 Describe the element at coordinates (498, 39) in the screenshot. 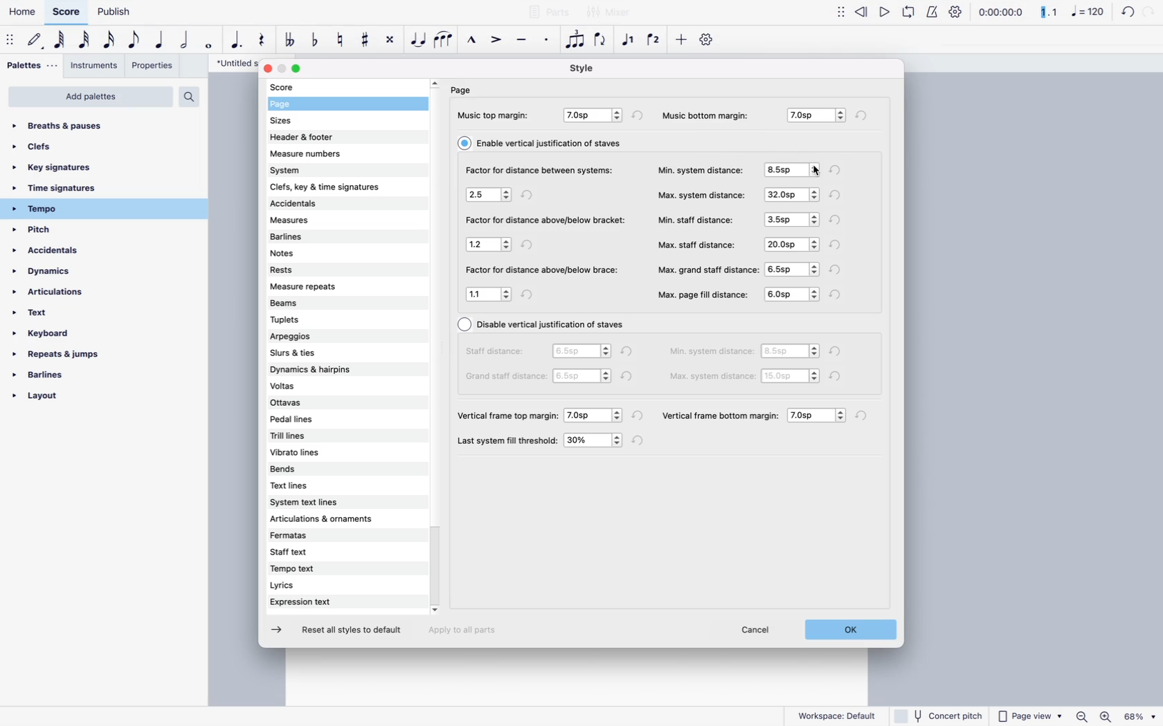

I see `accent` at that location.